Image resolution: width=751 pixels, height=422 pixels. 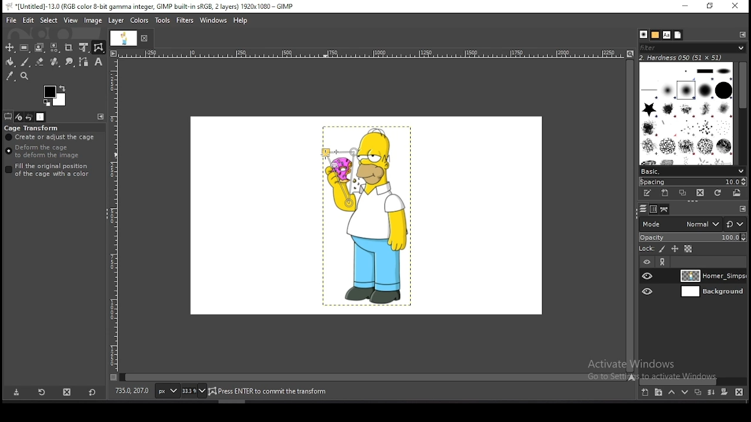 What do you see at coordinates (10, 76) in the screenshot?
I see `color picker tool` at bounding box center [10, 76].